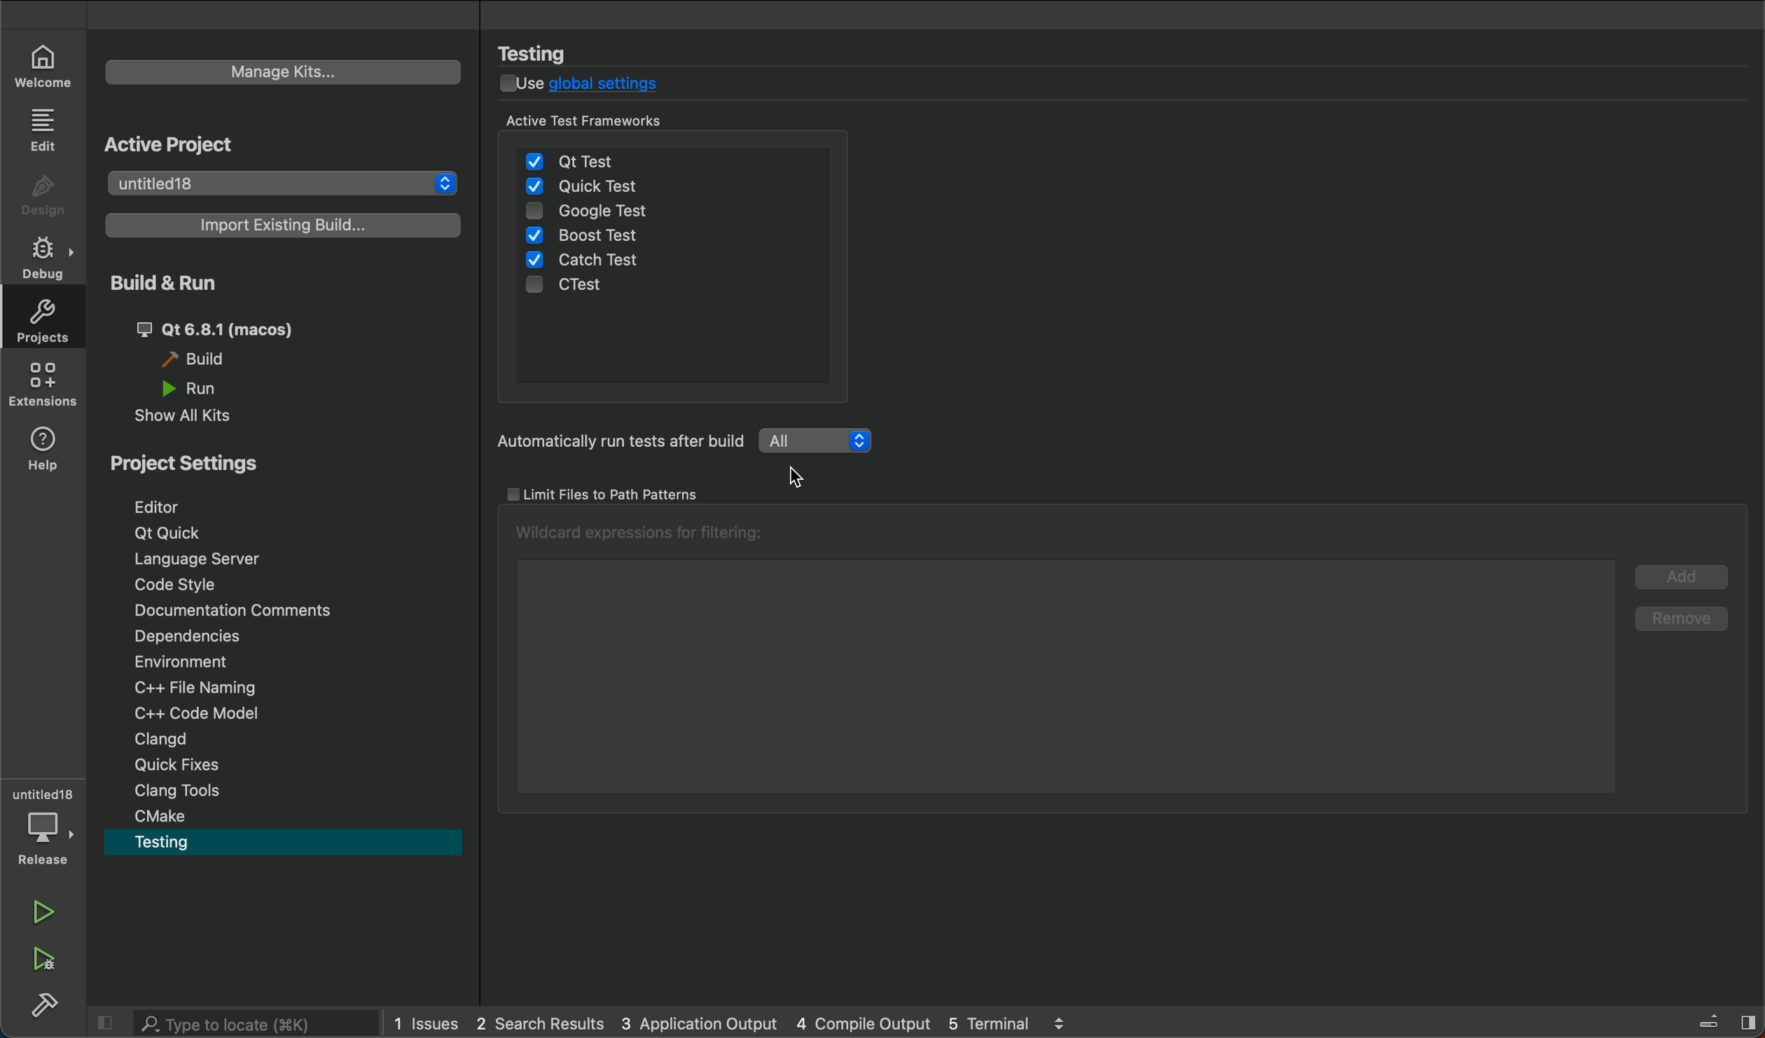 This screenshot has width=1765, height=1038. What do you see at coordinates (205, 635) in the screenshot?
I see `dependencies` at bounding box center [205, 635].